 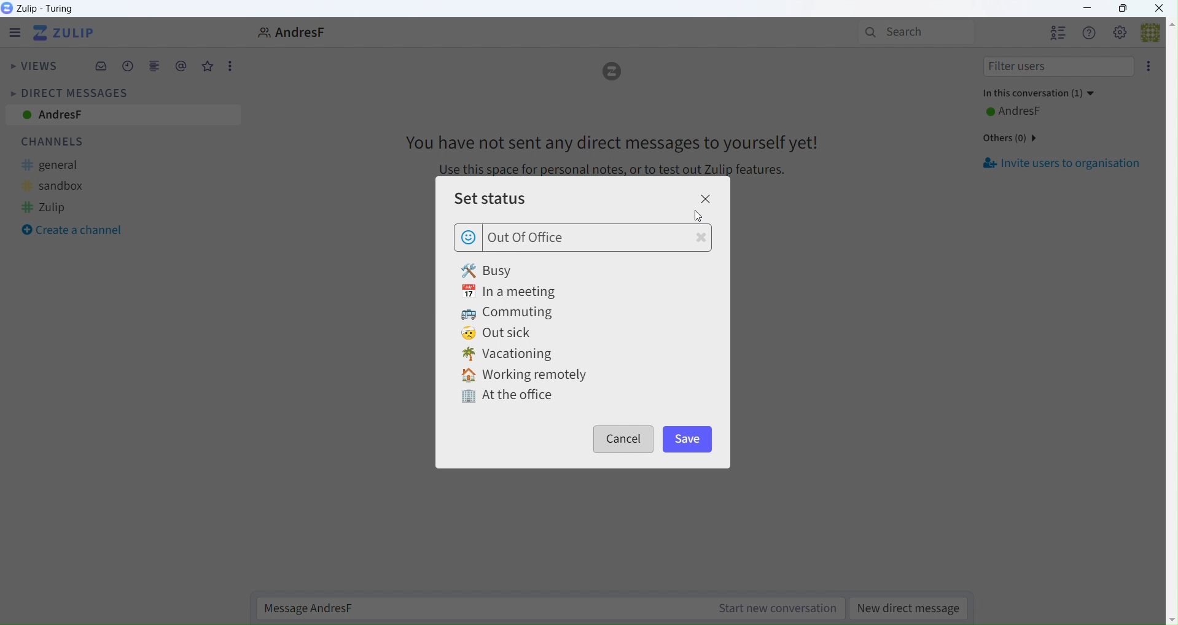 I want to click on AndresF, so click(x=121, y=116).